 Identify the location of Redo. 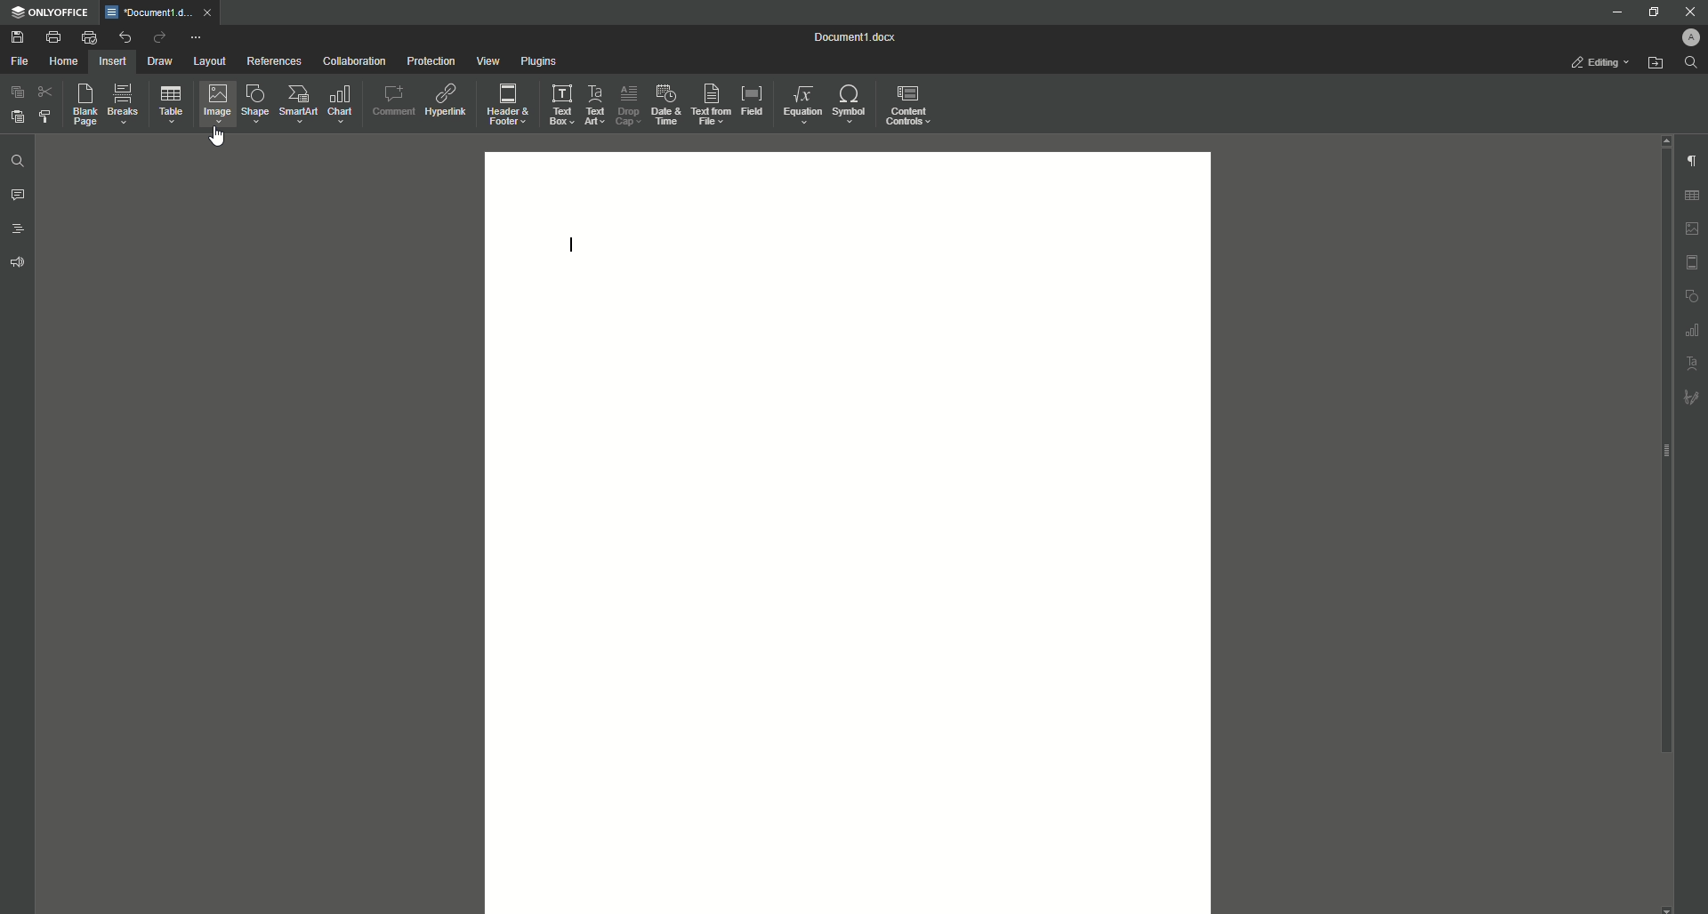
(158, 36).